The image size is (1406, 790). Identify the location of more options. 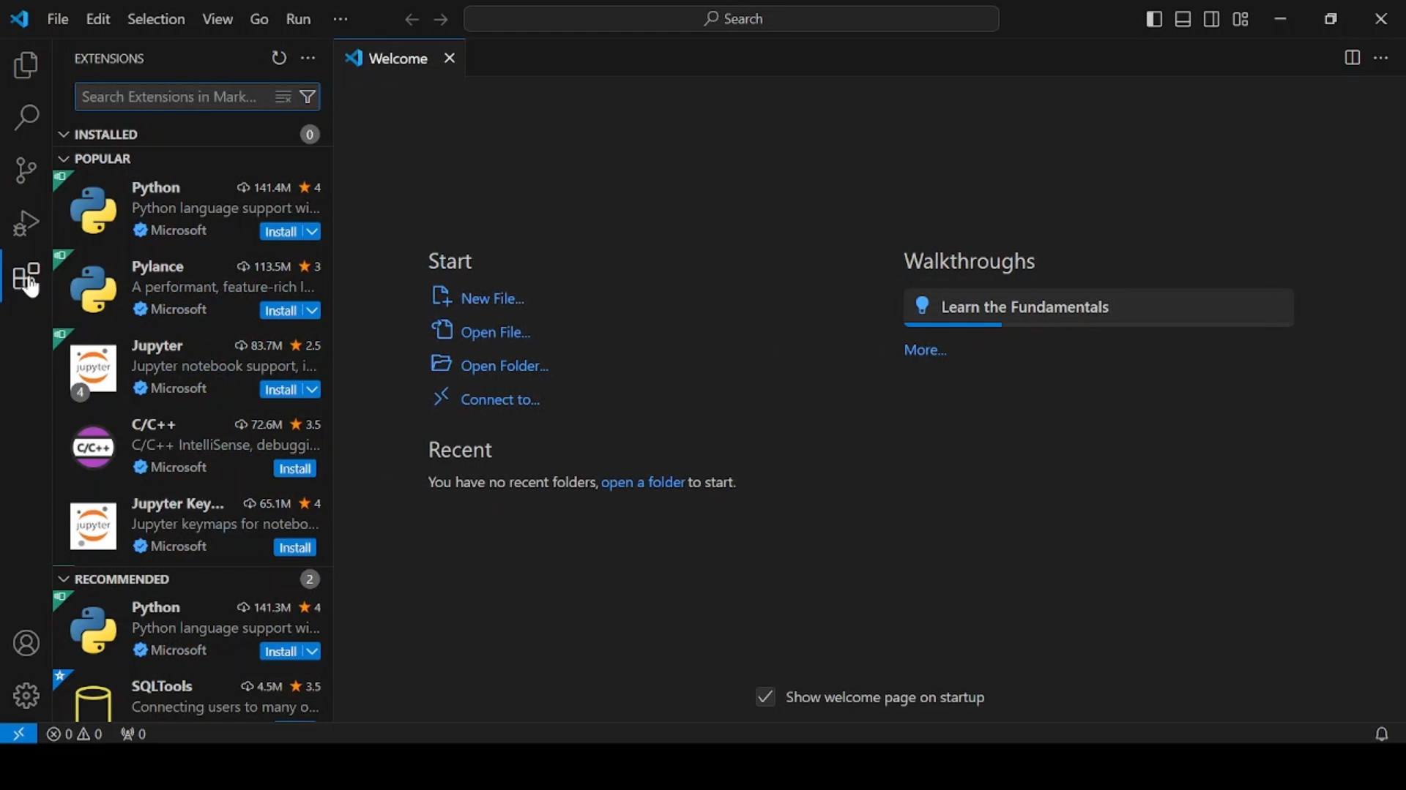
(309, 57).